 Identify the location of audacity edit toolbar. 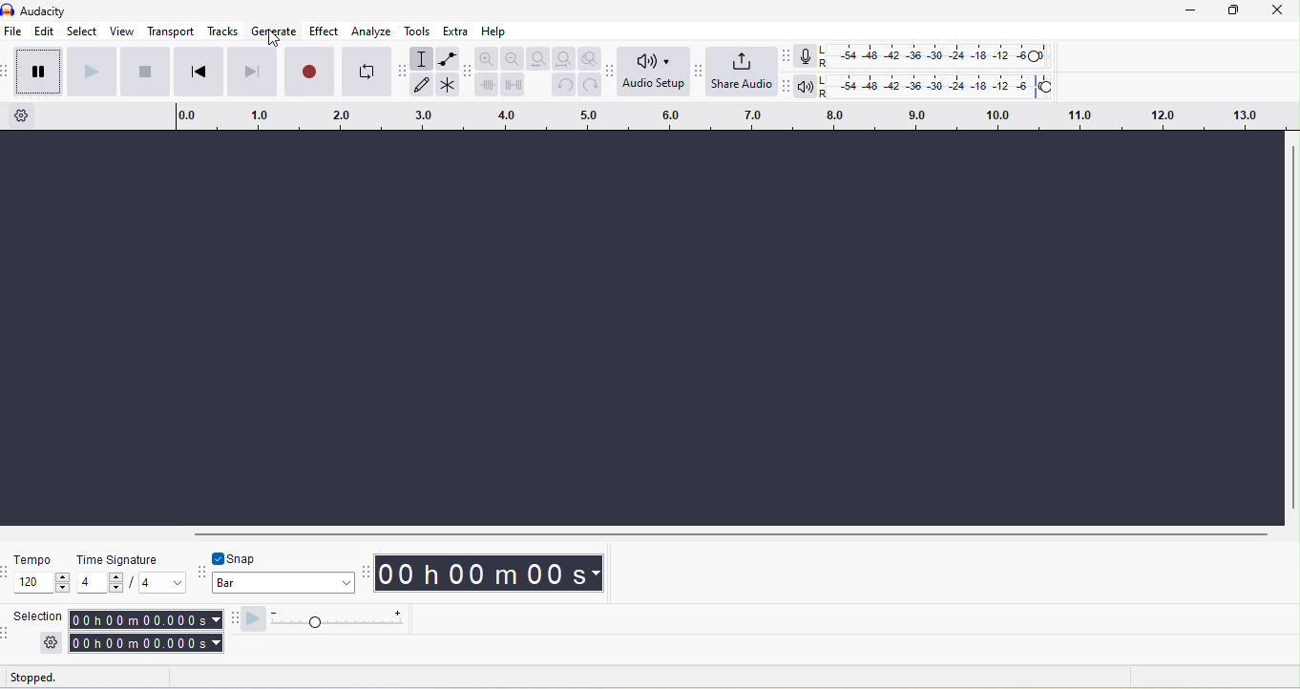
(469, 71).